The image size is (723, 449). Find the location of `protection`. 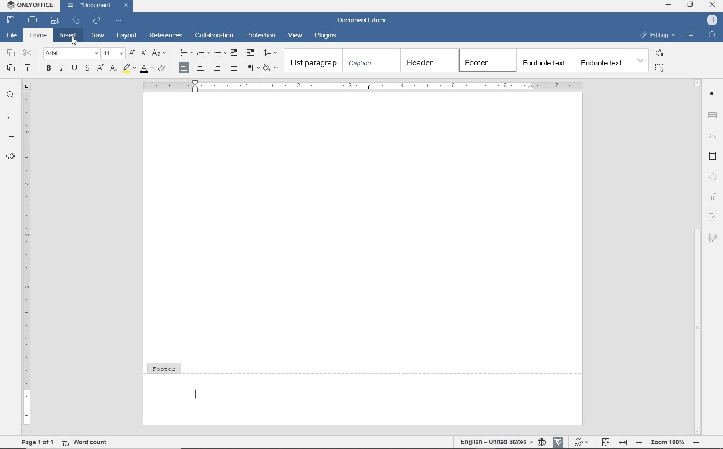

protection is located at coordinates (260, 35).